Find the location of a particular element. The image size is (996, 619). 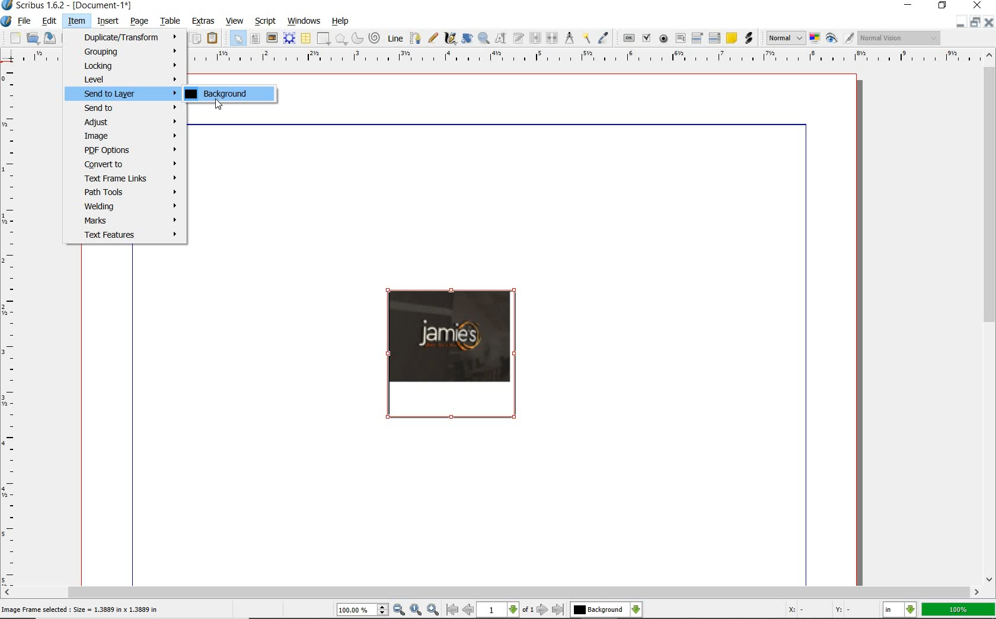

Restore Down is located at coordinates (957, 22).